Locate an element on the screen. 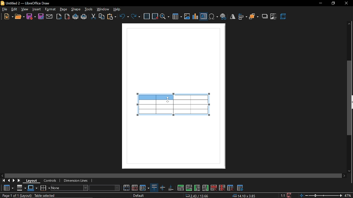 This screenshot has width=353, height=198. Default is located at coordinates (140, 196).